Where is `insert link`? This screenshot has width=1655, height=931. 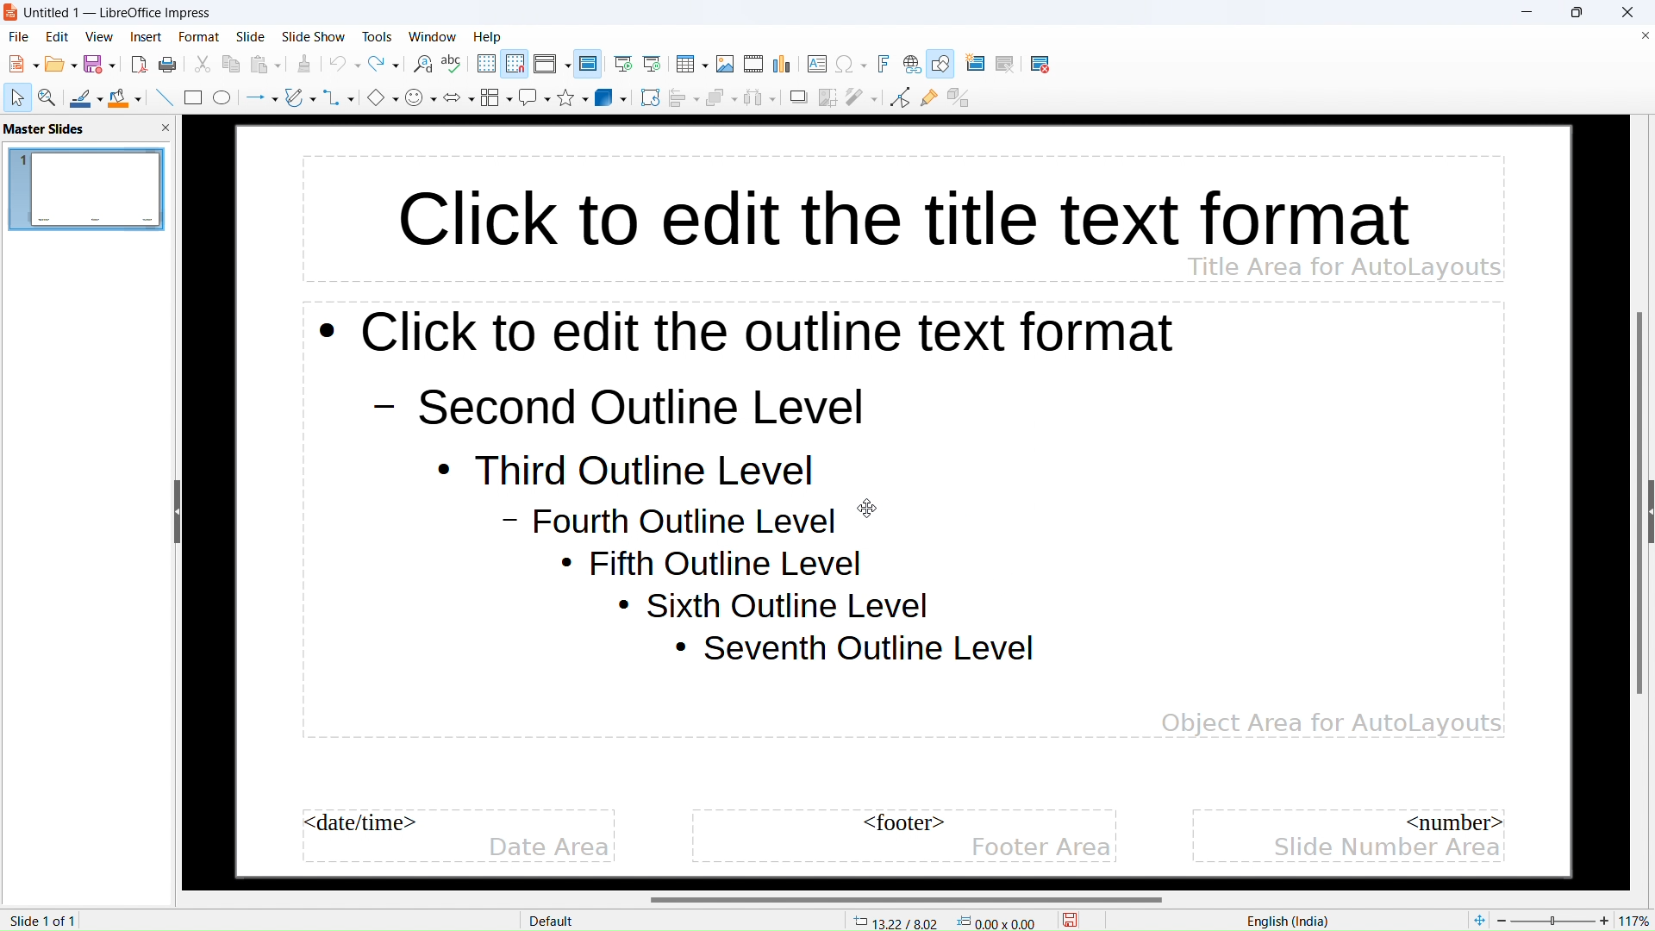 insert link is located at coordinates (912, 65).